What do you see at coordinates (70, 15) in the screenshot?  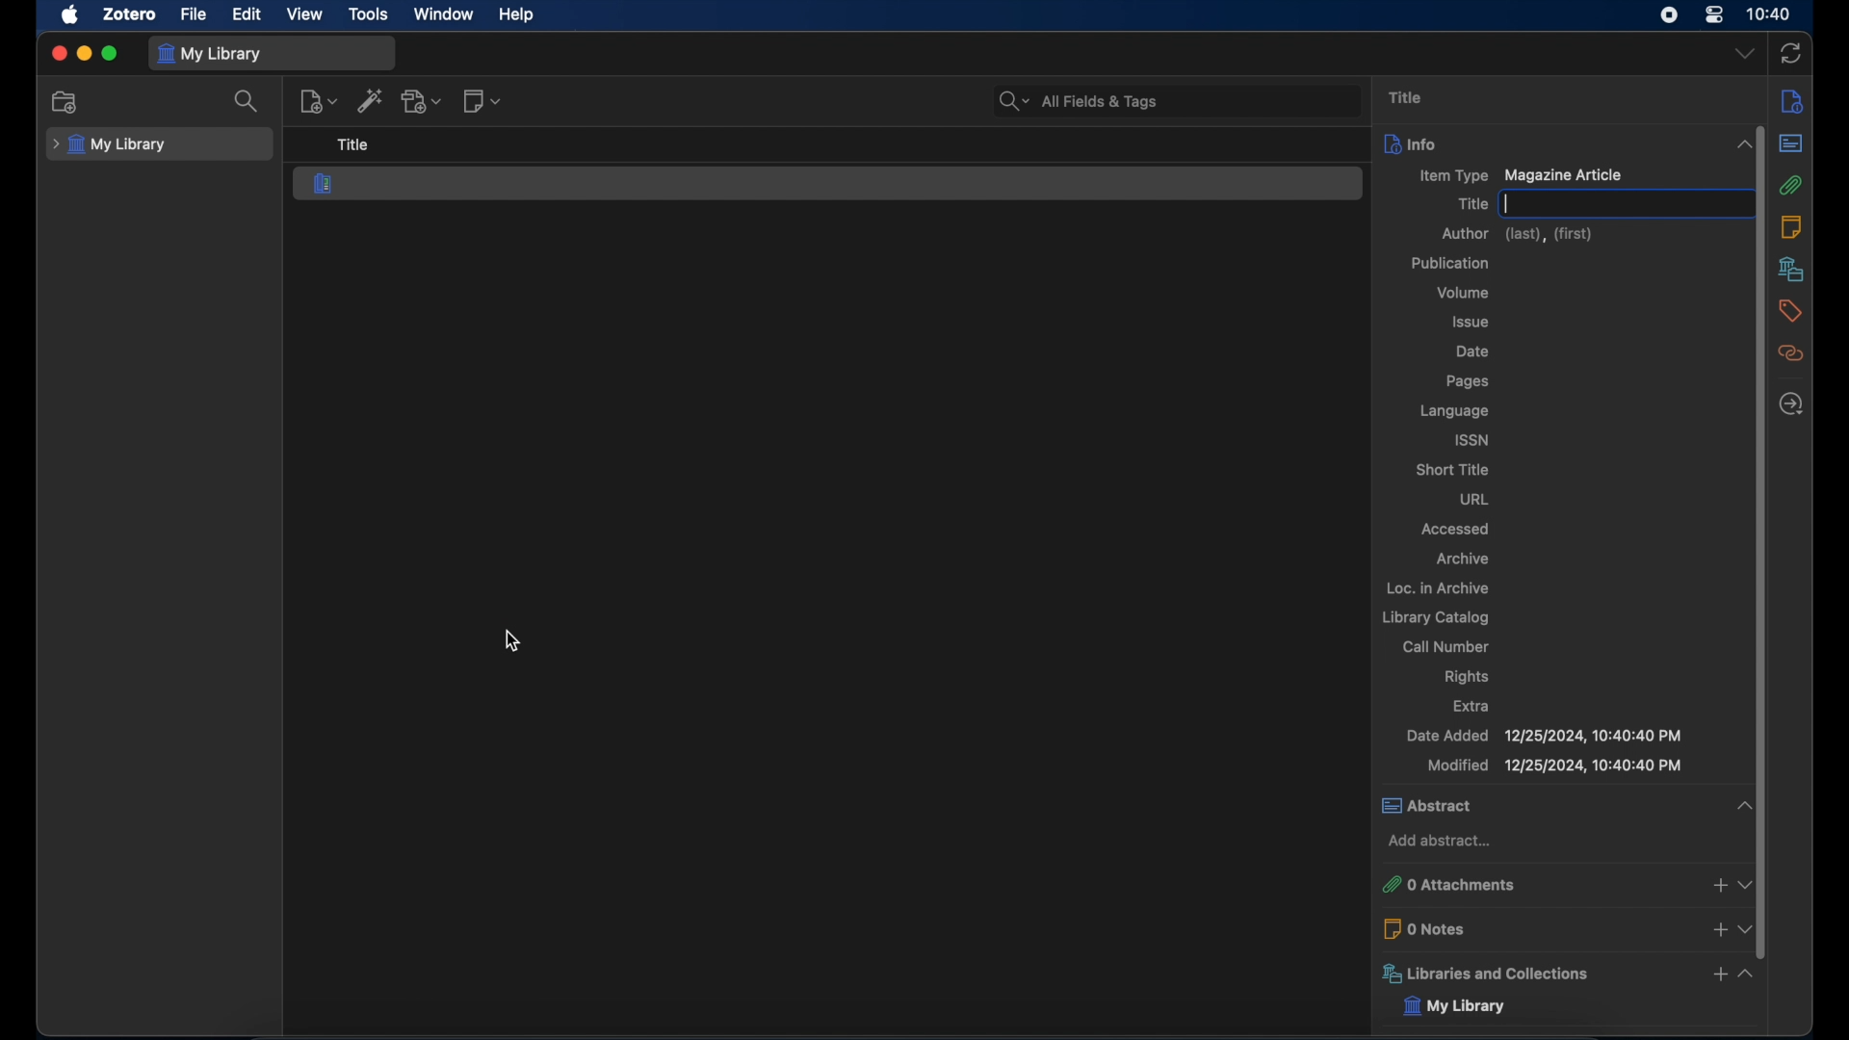 I see `apple` at bounding box center [70, 15].